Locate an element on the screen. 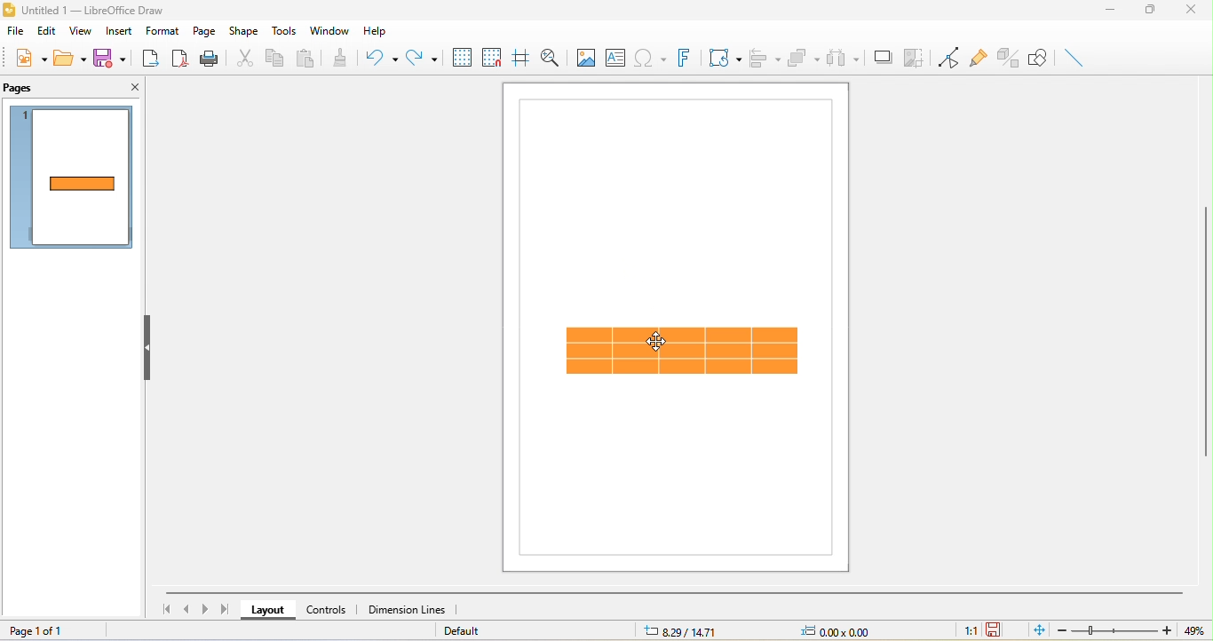  clone formatting is located at coordinates (345, 59).